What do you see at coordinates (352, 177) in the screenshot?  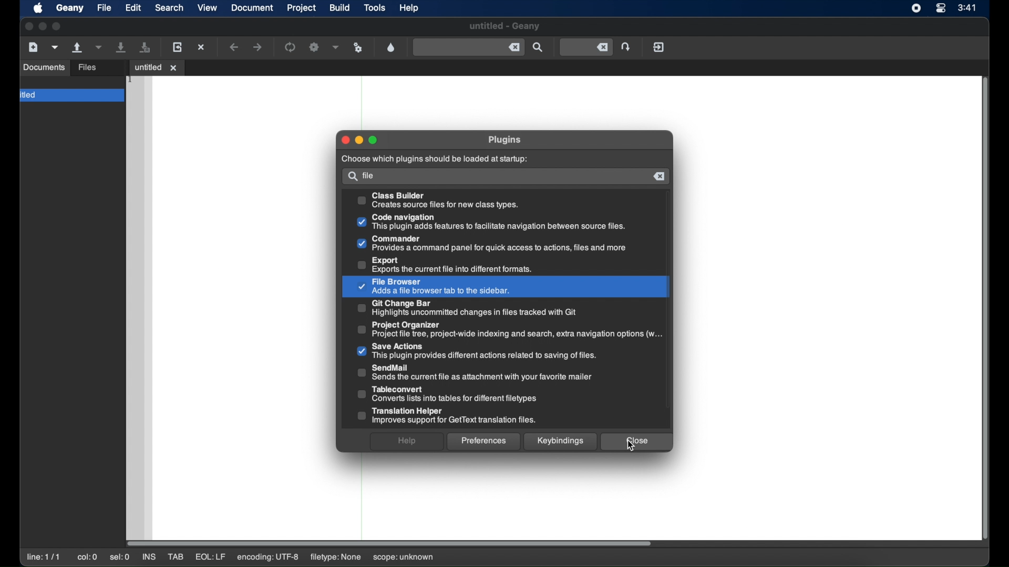 I see `` at bounding box center [352, 177].